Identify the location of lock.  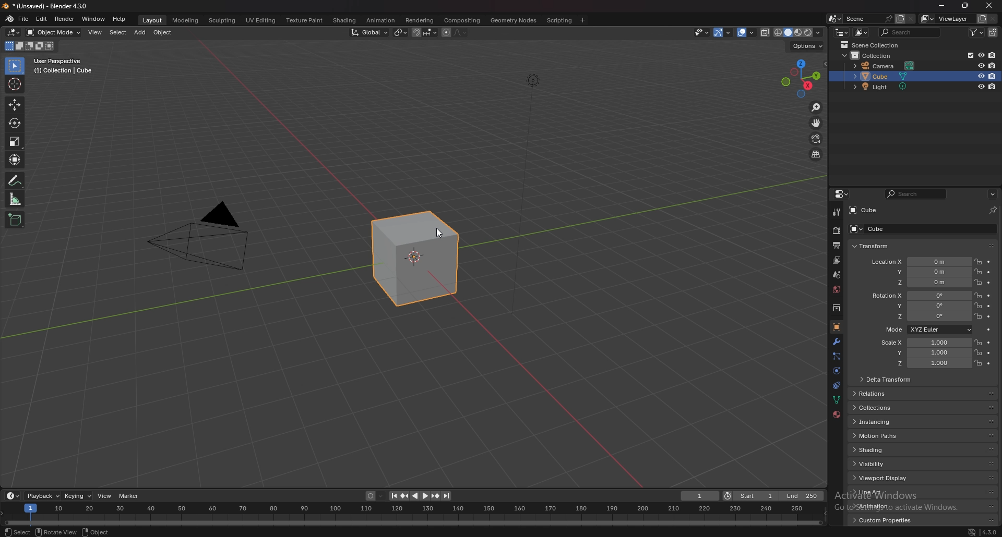
(979, 272).